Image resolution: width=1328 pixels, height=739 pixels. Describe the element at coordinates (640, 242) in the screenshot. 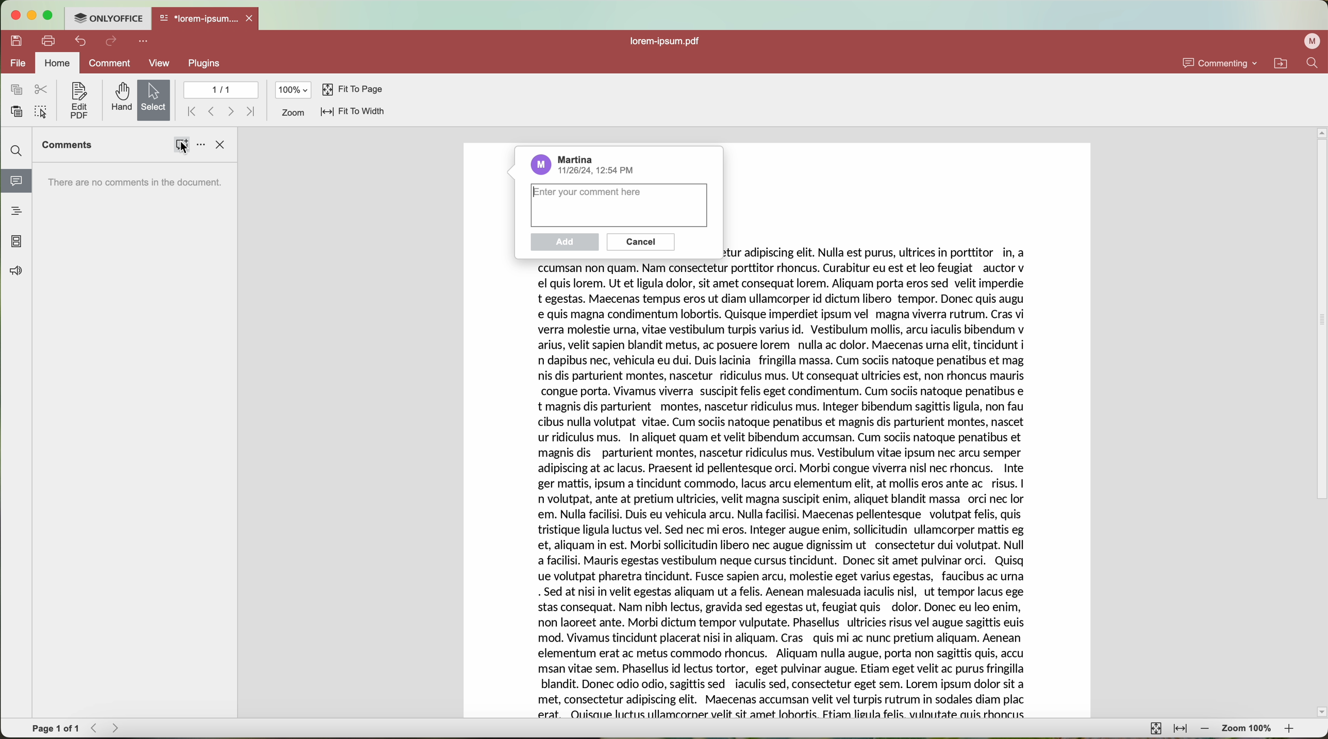

I see `cancel button` at that location.